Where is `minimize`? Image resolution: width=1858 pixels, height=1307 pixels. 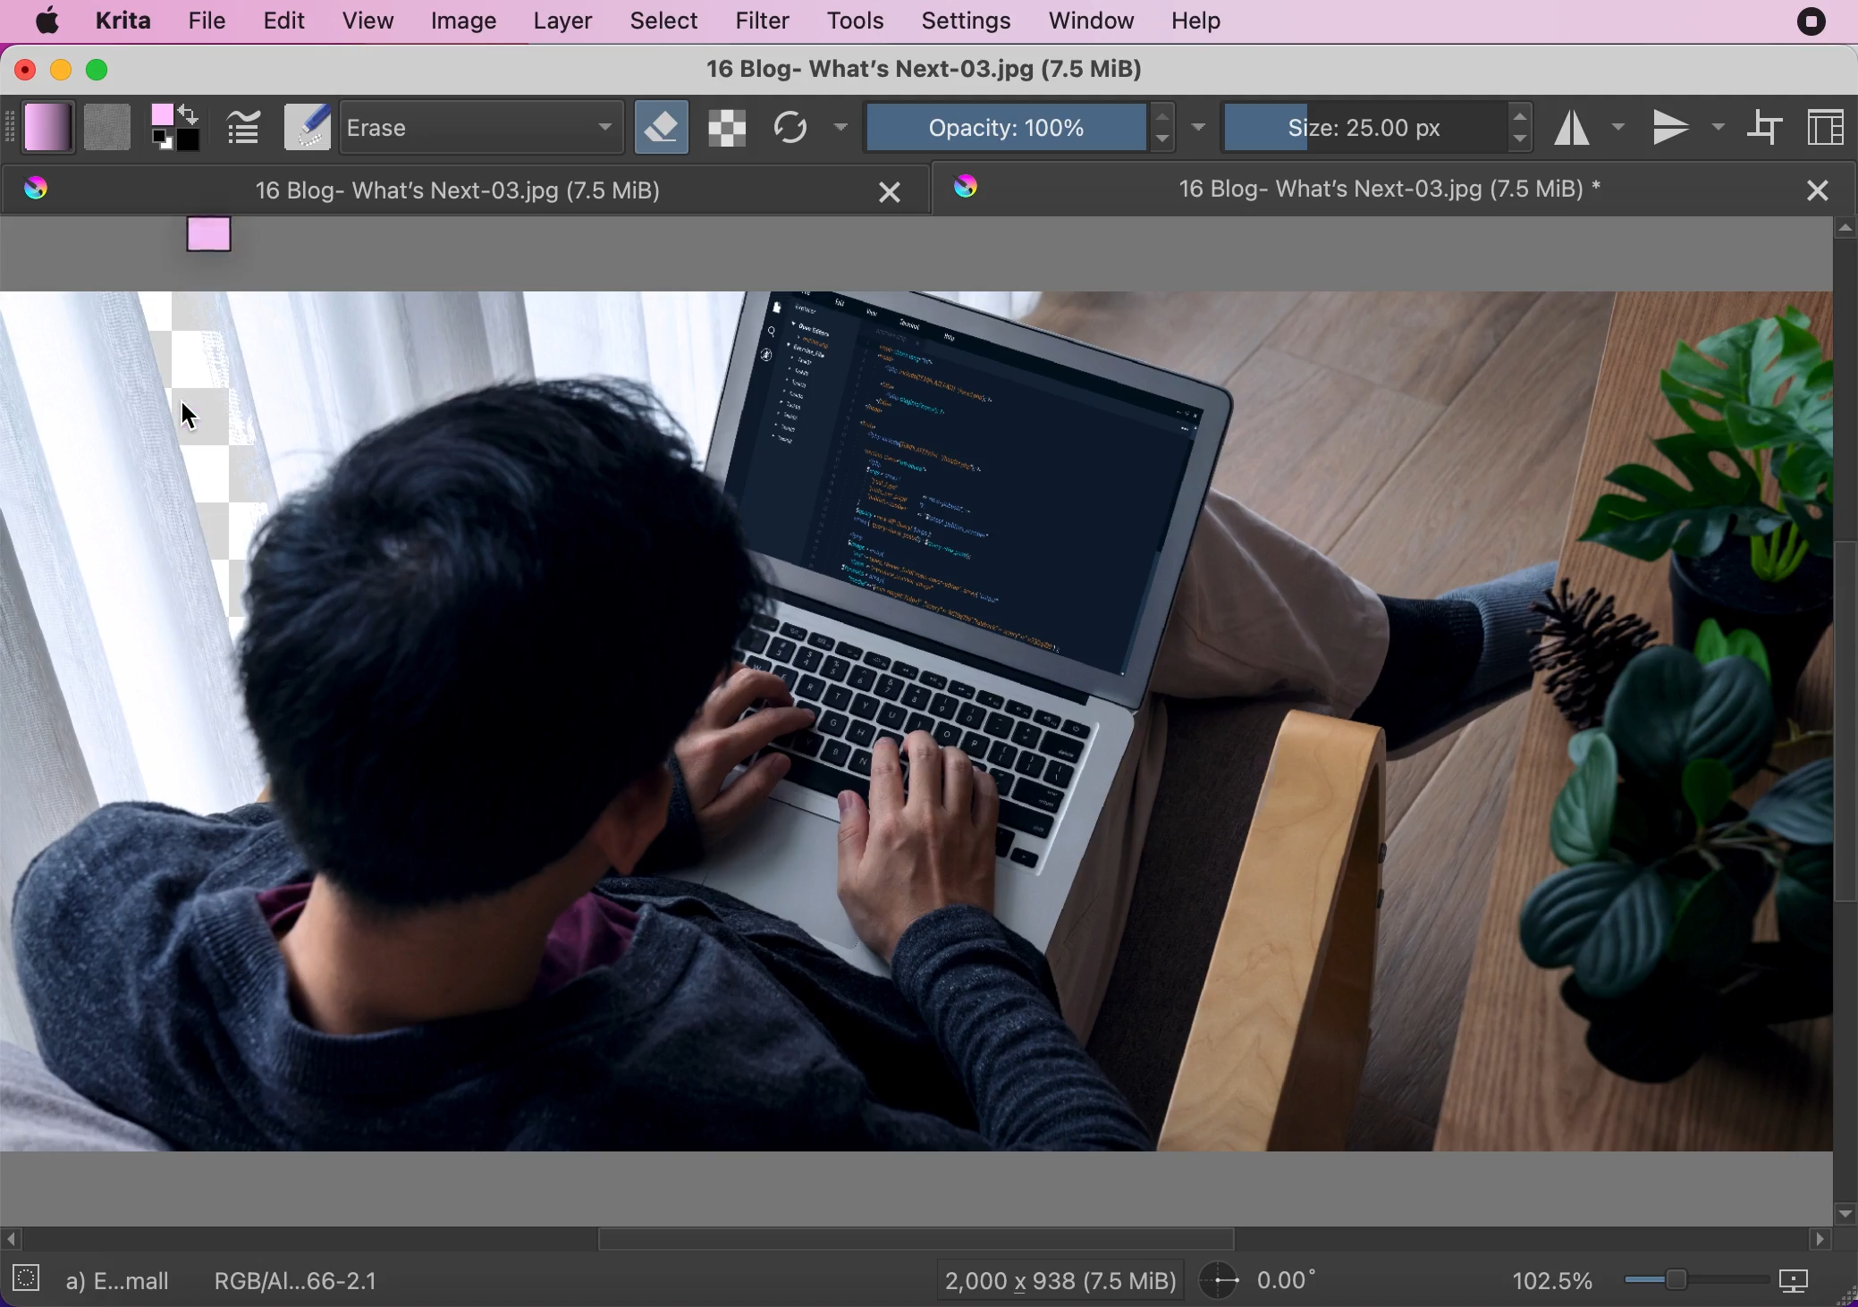 minimize is located at coordinates (61, 72).